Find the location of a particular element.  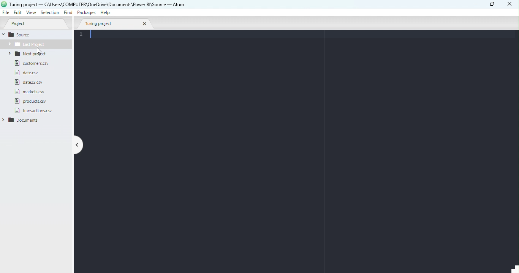

View is located at coordinates (30, 13).